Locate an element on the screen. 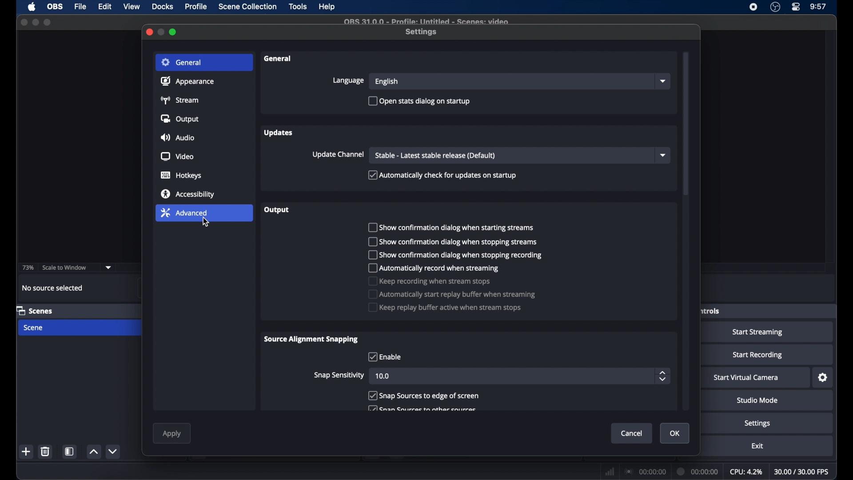 Image resolution: width=853 pixels, height=480 pixels. checkbox is located at coordinates (430, 281).